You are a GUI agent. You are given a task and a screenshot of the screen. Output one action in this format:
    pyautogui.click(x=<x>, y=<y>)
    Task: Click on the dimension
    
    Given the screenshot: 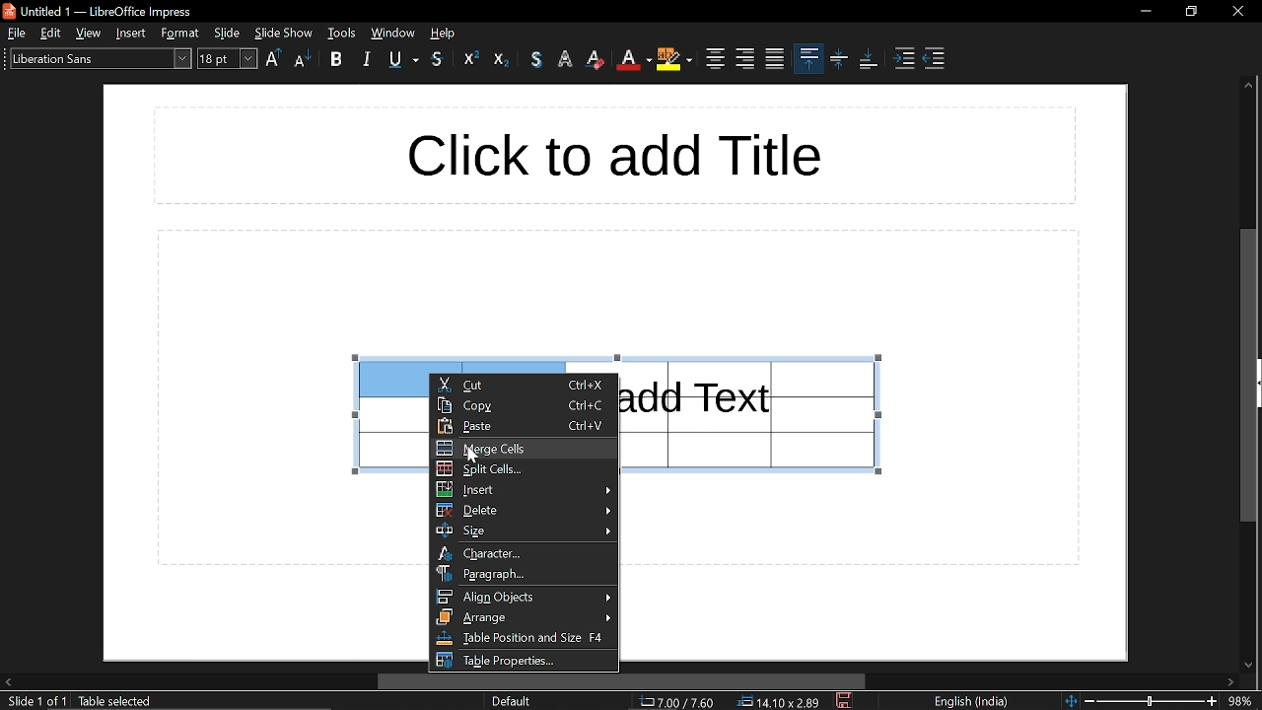 What is the action you would take?
    pyautogui.click(x=779, y=702)
    